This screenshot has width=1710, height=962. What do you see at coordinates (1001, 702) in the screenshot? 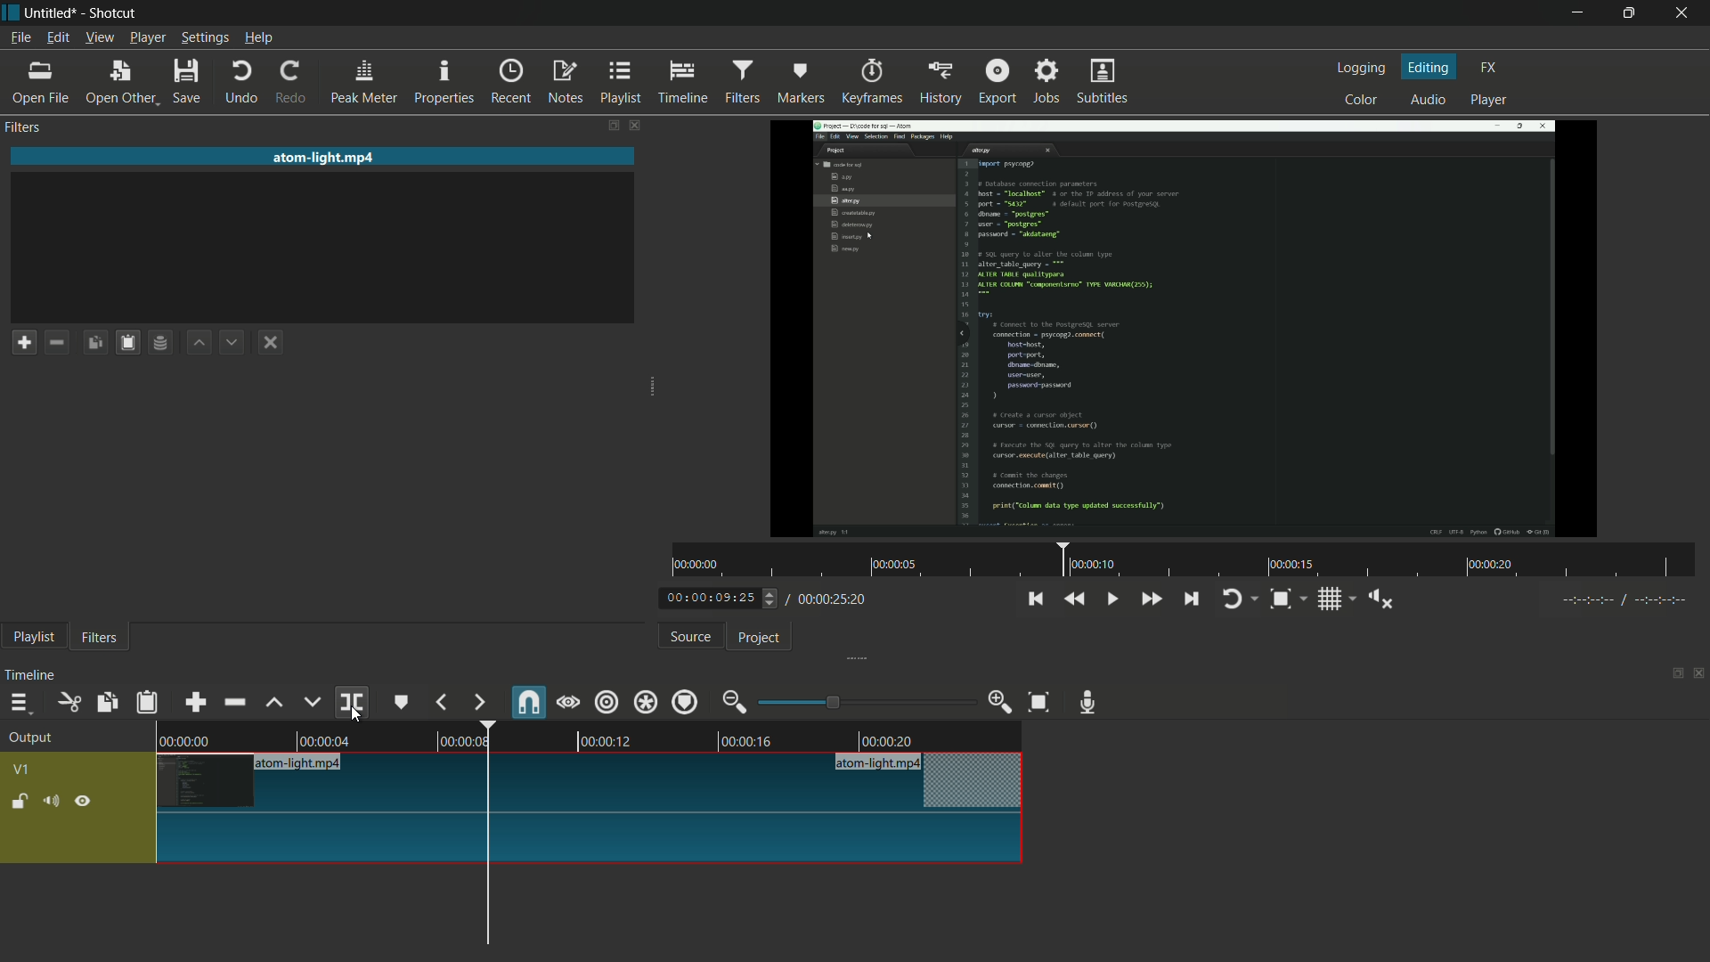
I see `zoom in` at bounding box center [1001, 702].